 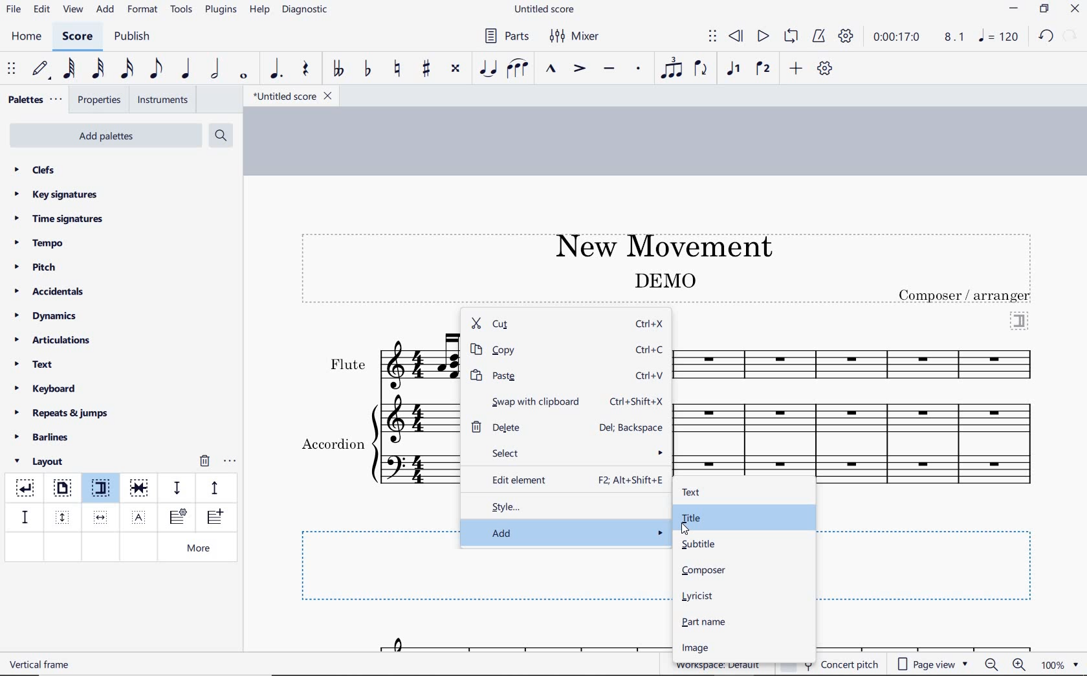 What do you see at coordinates (851, 662) in the screenshot?
I see `concert pitch` at bounding box center [851, 662].